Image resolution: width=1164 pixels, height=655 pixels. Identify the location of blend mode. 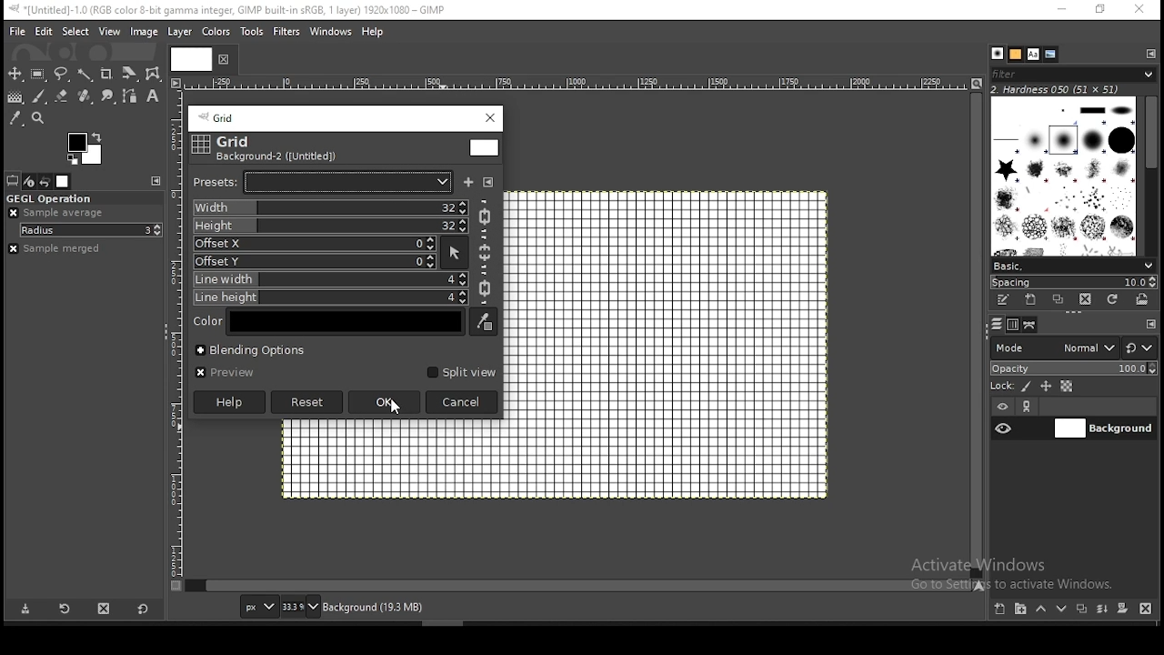
(1073, 348).